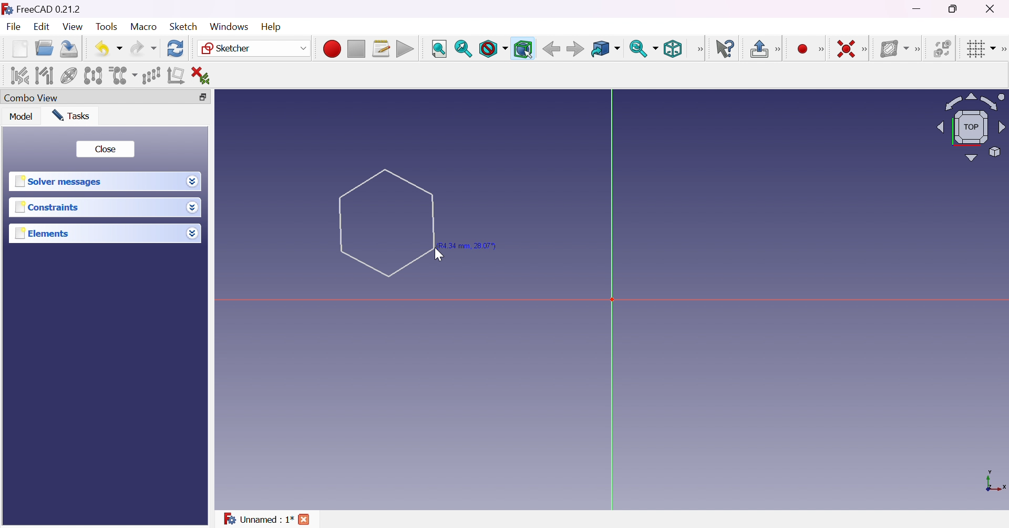  Describe the element at coordinates (821, 49) in the screenshot. I see `[Sketcher geometries]]` at that location.